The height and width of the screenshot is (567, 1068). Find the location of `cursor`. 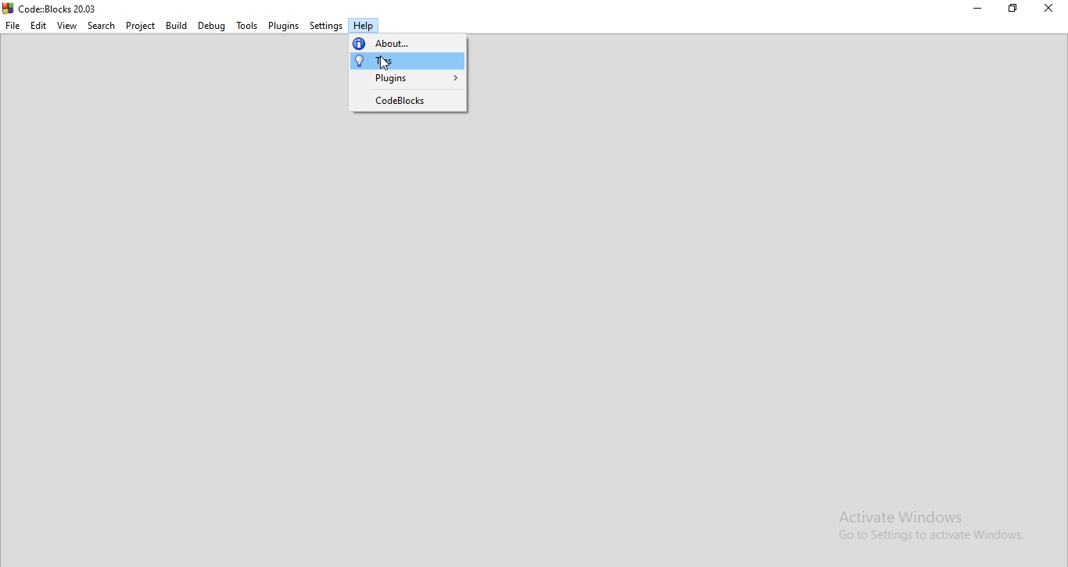

cursor is located at coordinates (386, 64).